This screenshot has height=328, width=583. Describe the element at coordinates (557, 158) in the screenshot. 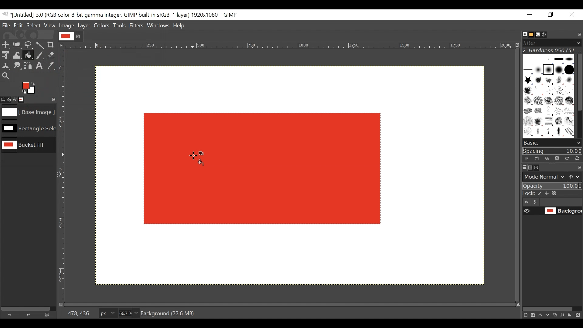

I see `Duplicate brush` at that location.